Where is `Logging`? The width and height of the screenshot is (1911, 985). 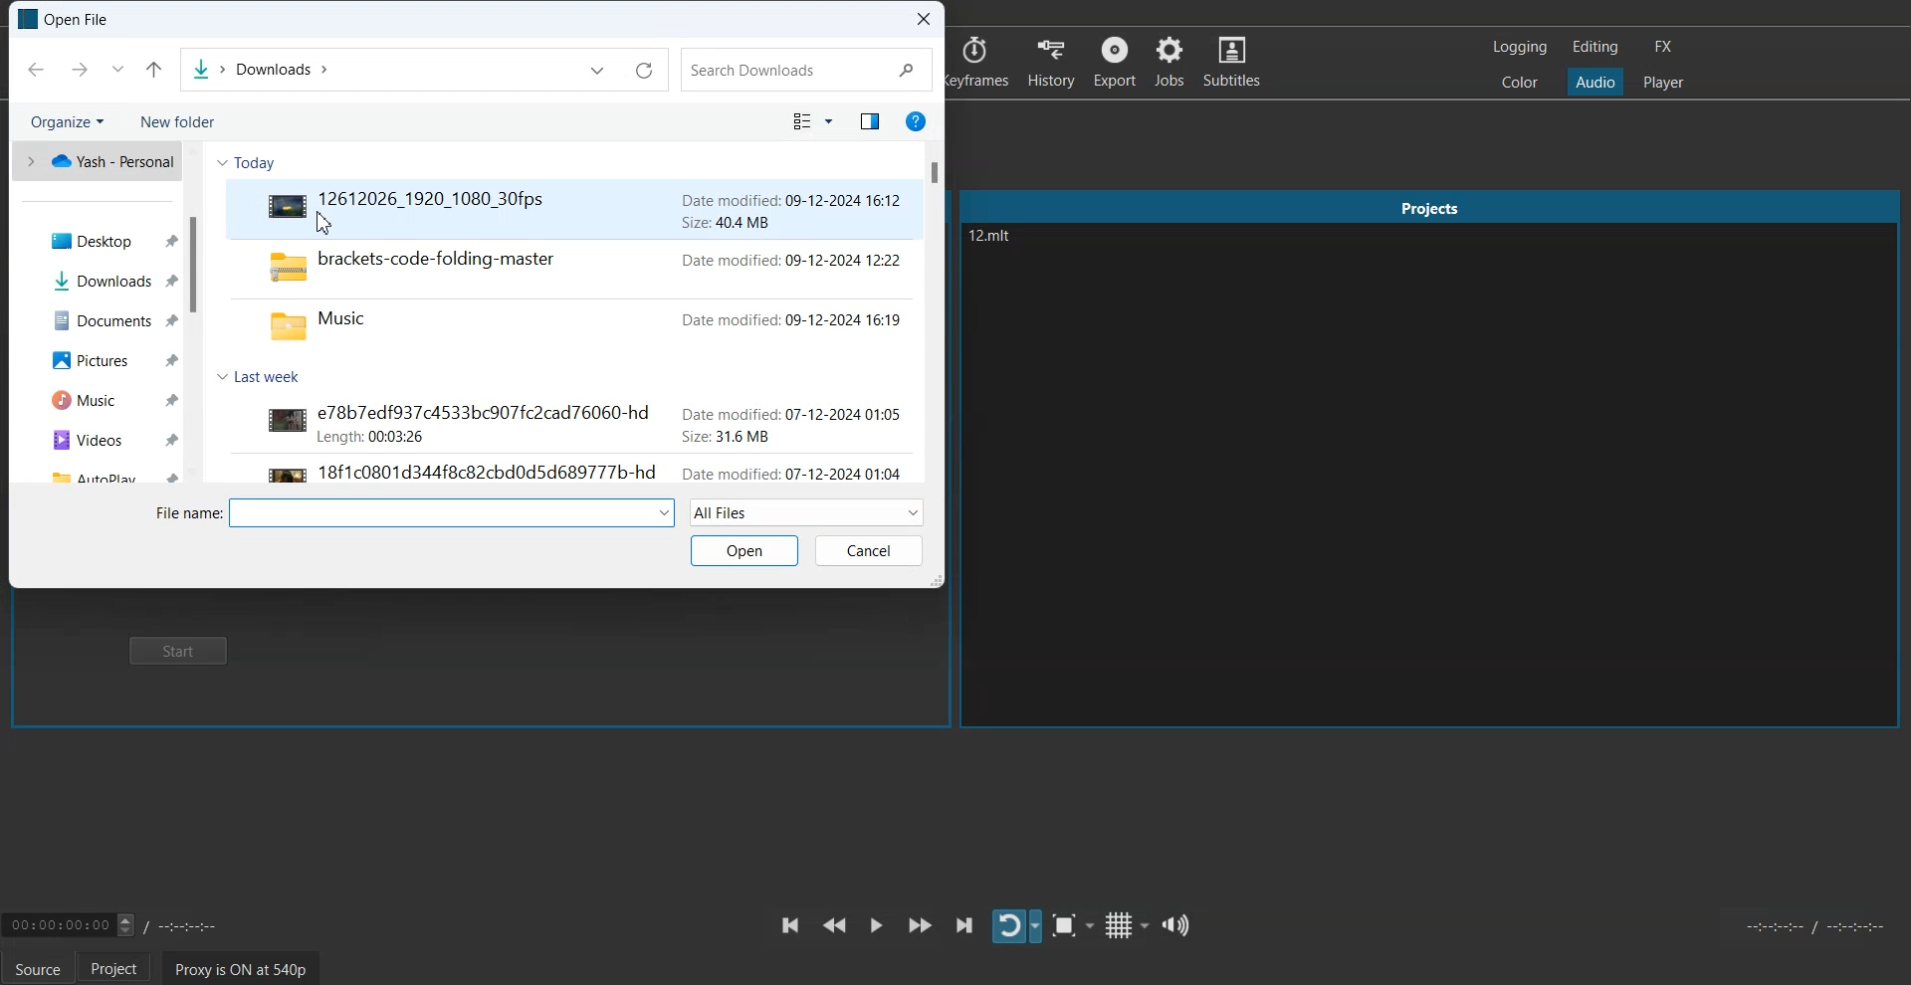
Logging is located at coordinates (1521, 47).